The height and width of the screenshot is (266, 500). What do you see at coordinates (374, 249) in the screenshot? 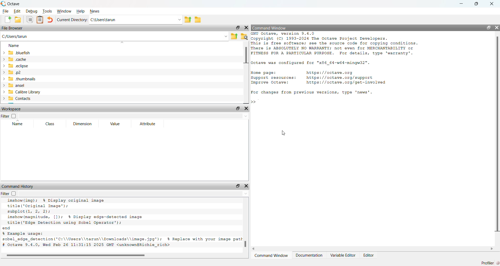
I see `horizontal scroll bar` at bounding box center [374, 249].